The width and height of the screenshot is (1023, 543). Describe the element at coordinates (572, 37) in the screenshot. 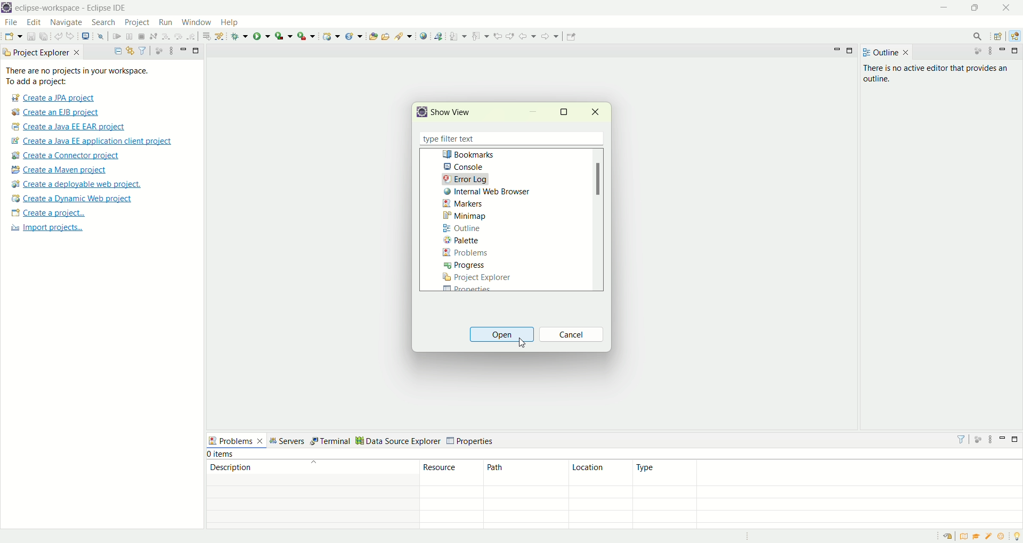

I see `pin editor` at that location.